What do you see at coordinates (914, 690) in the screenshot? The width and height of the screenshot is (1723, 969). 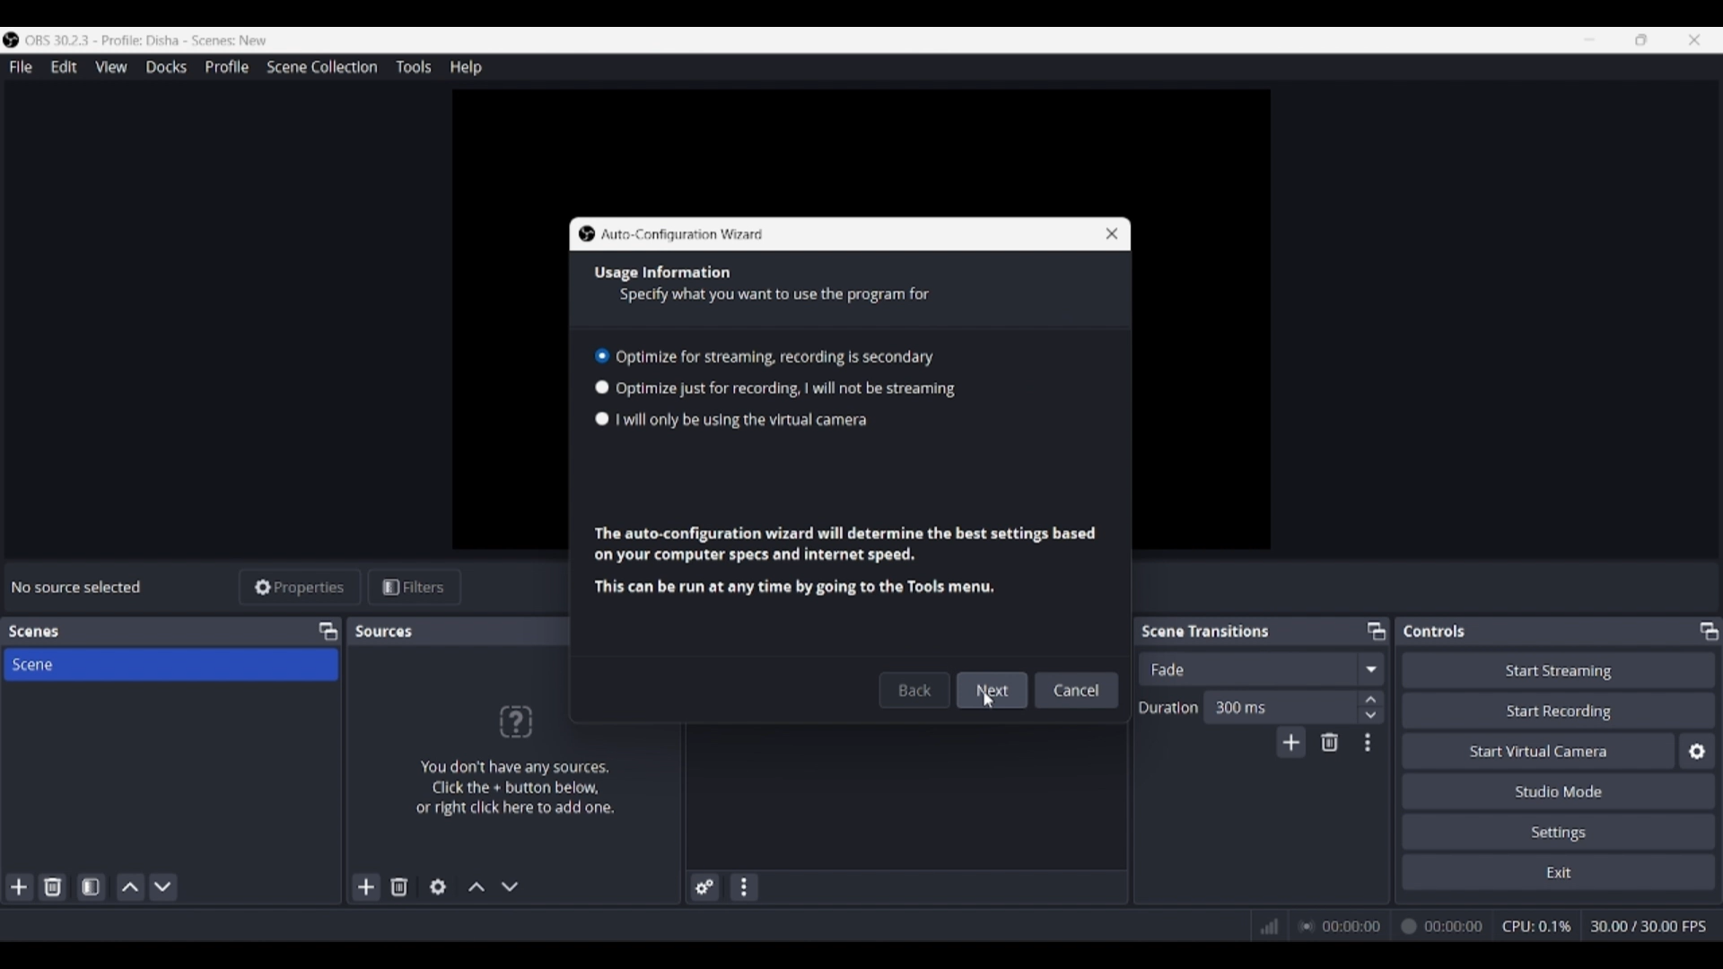 I see `Back` at bounding box center [914, 690].